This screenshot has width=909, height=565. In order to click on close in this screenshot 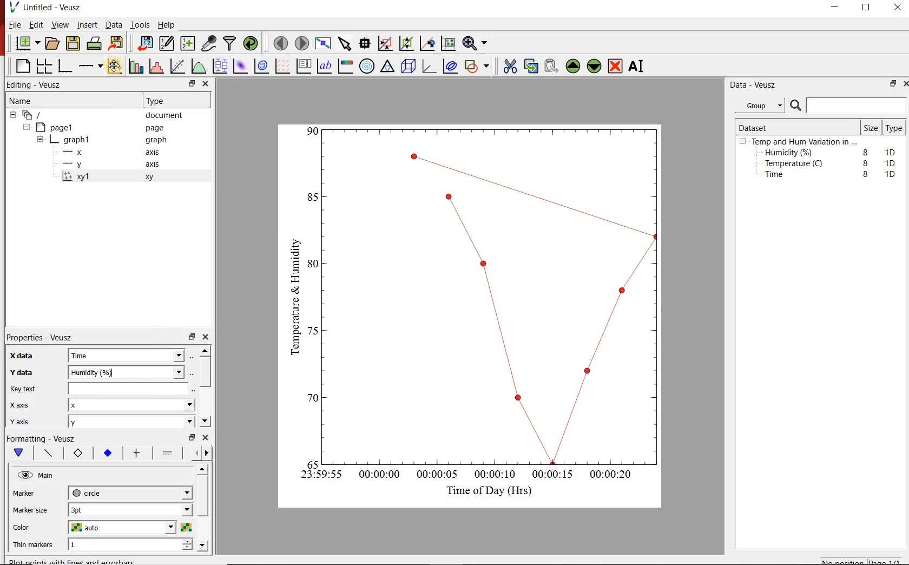, I will do `click(206, 83)`.